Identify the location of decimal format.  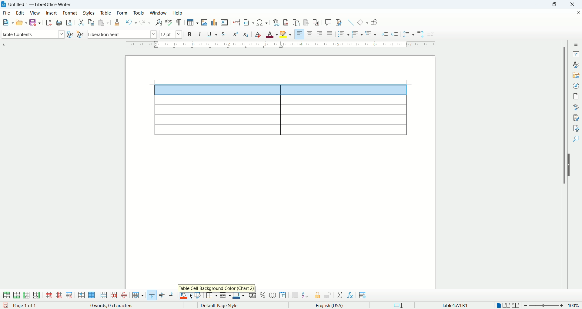
(273, 295).